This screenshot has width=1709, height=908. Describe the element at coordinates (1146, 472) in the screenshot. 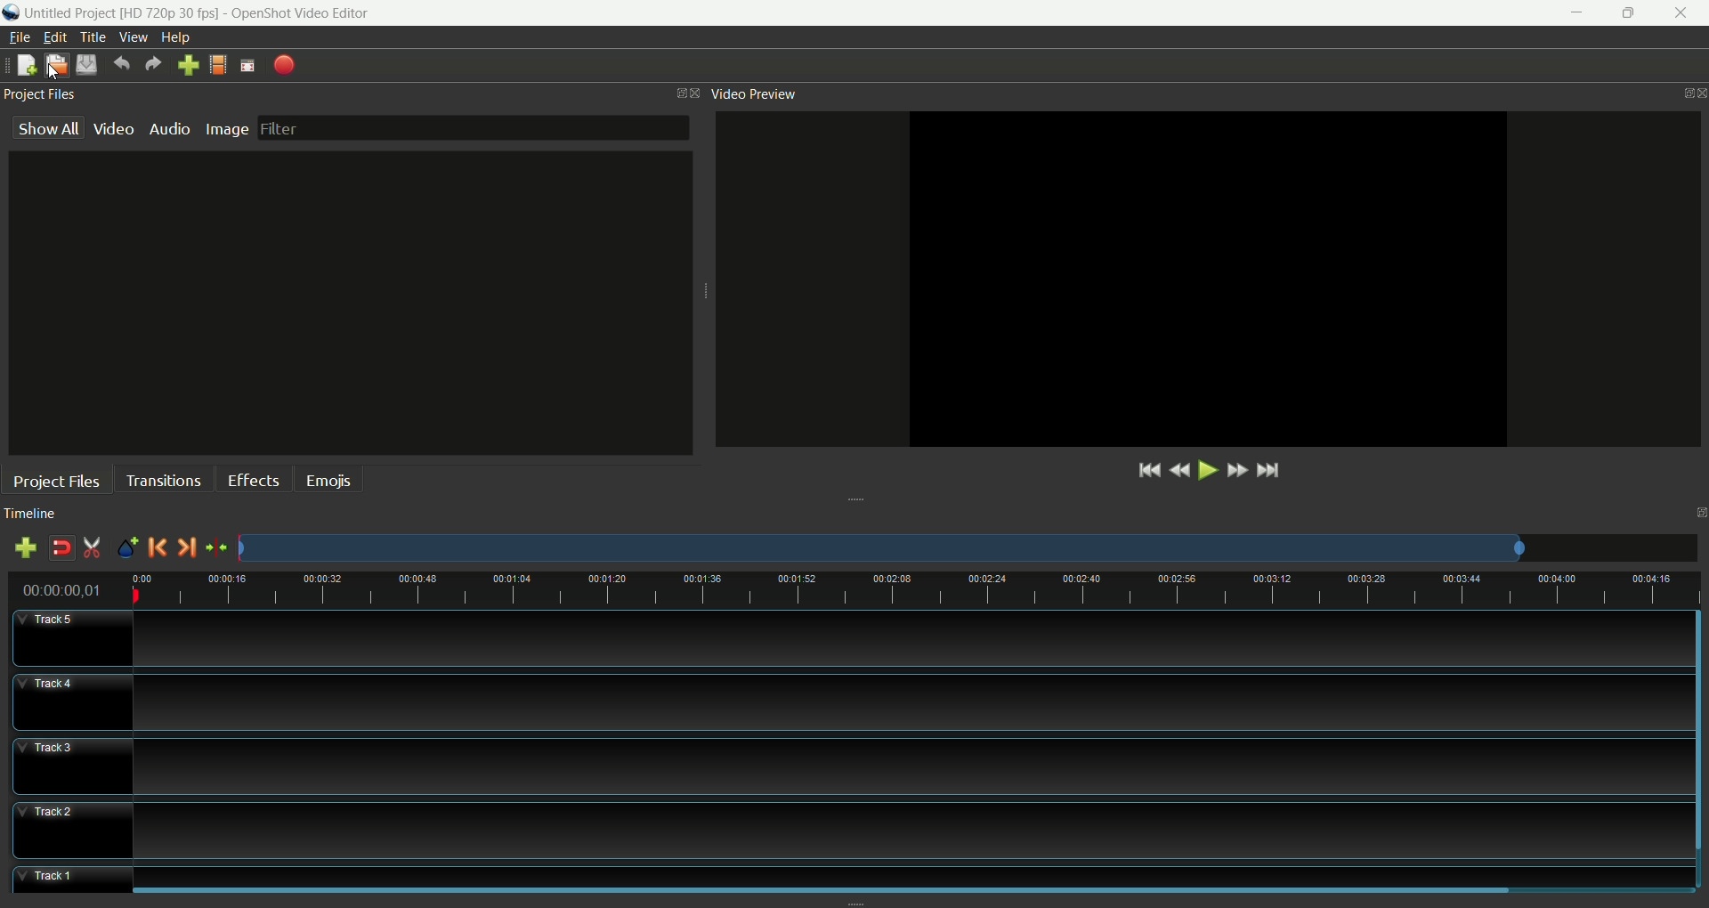

I see `jump to start` at that location.